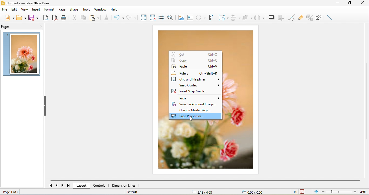 This screenshot has width=369, height=195. What do you see at coordinates (73, 17) in the screenshot?
I see `cut` at bounding box center [73, 17].